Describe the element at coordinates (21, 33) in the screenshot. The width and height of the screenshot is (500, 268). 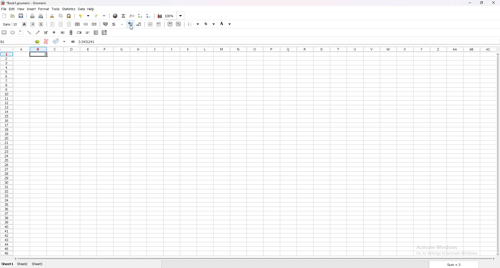
I see `frame` at that location.